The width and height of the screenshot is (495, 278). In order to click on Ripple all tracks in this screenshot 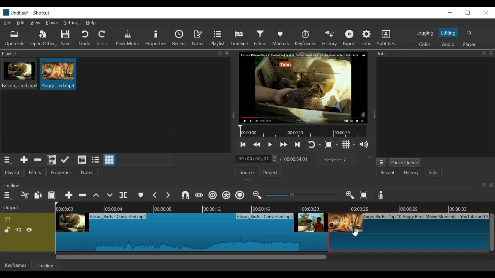, I will do `click(226, 196)`.